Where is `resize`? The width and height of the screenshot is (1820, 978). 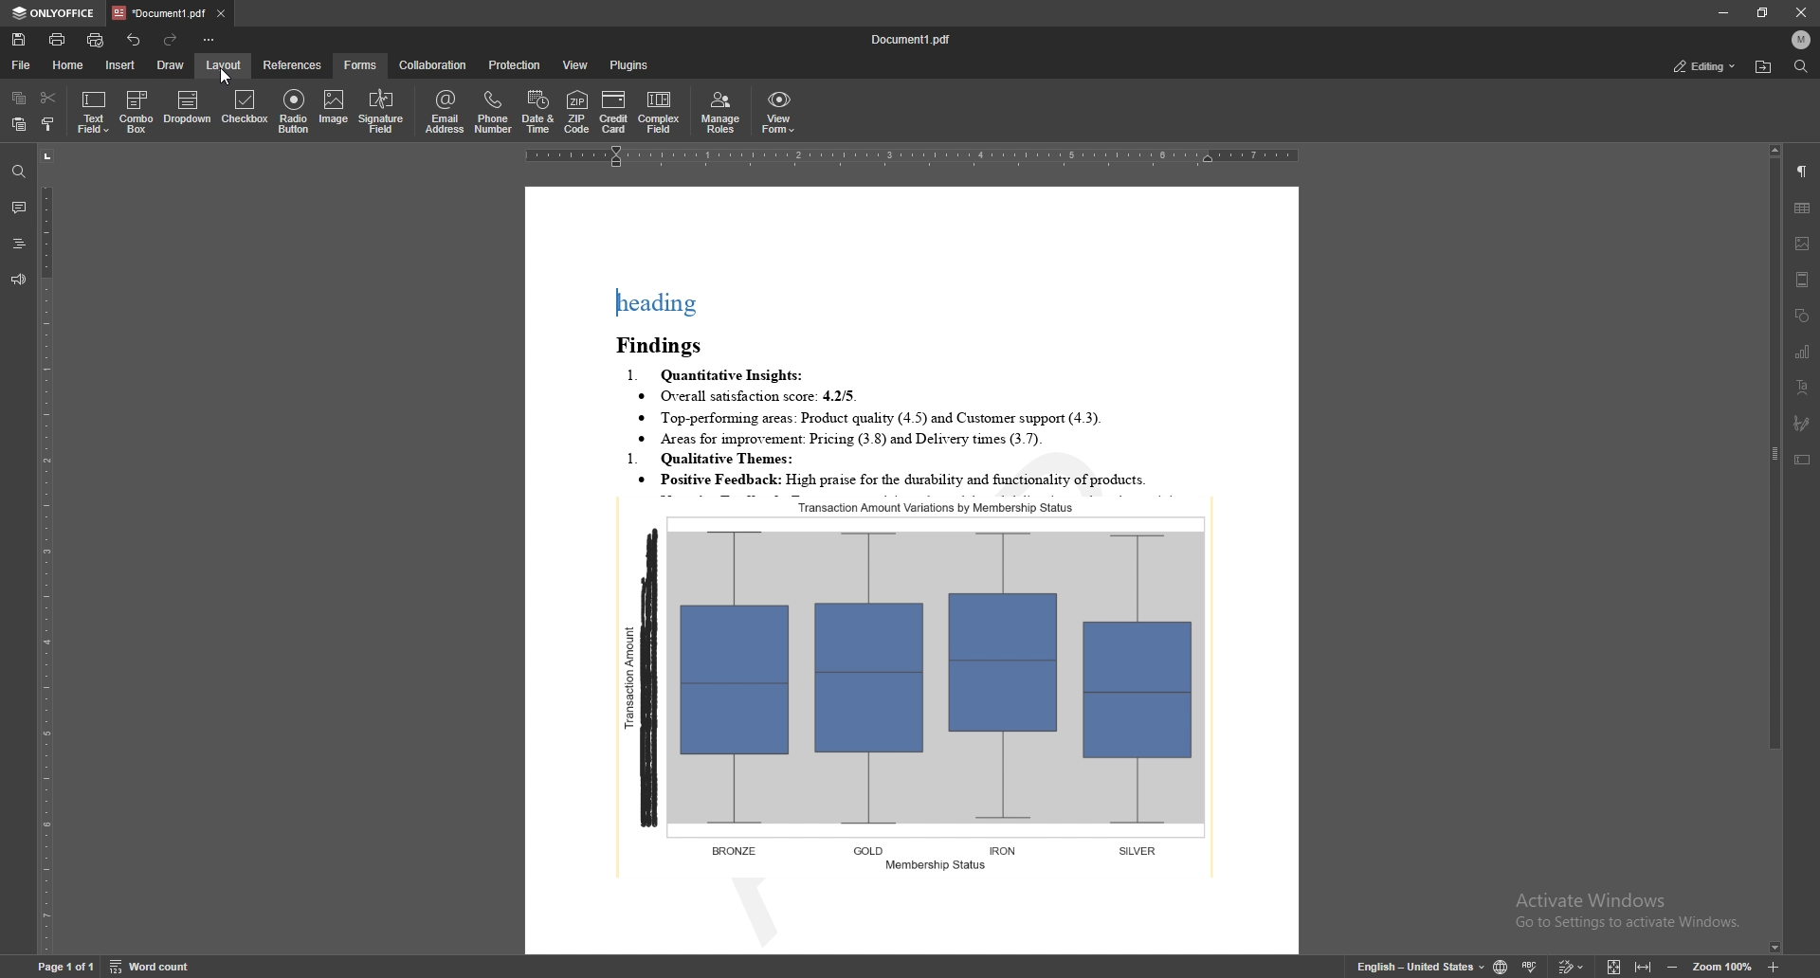 resize is located at coordinates (1762, 13).